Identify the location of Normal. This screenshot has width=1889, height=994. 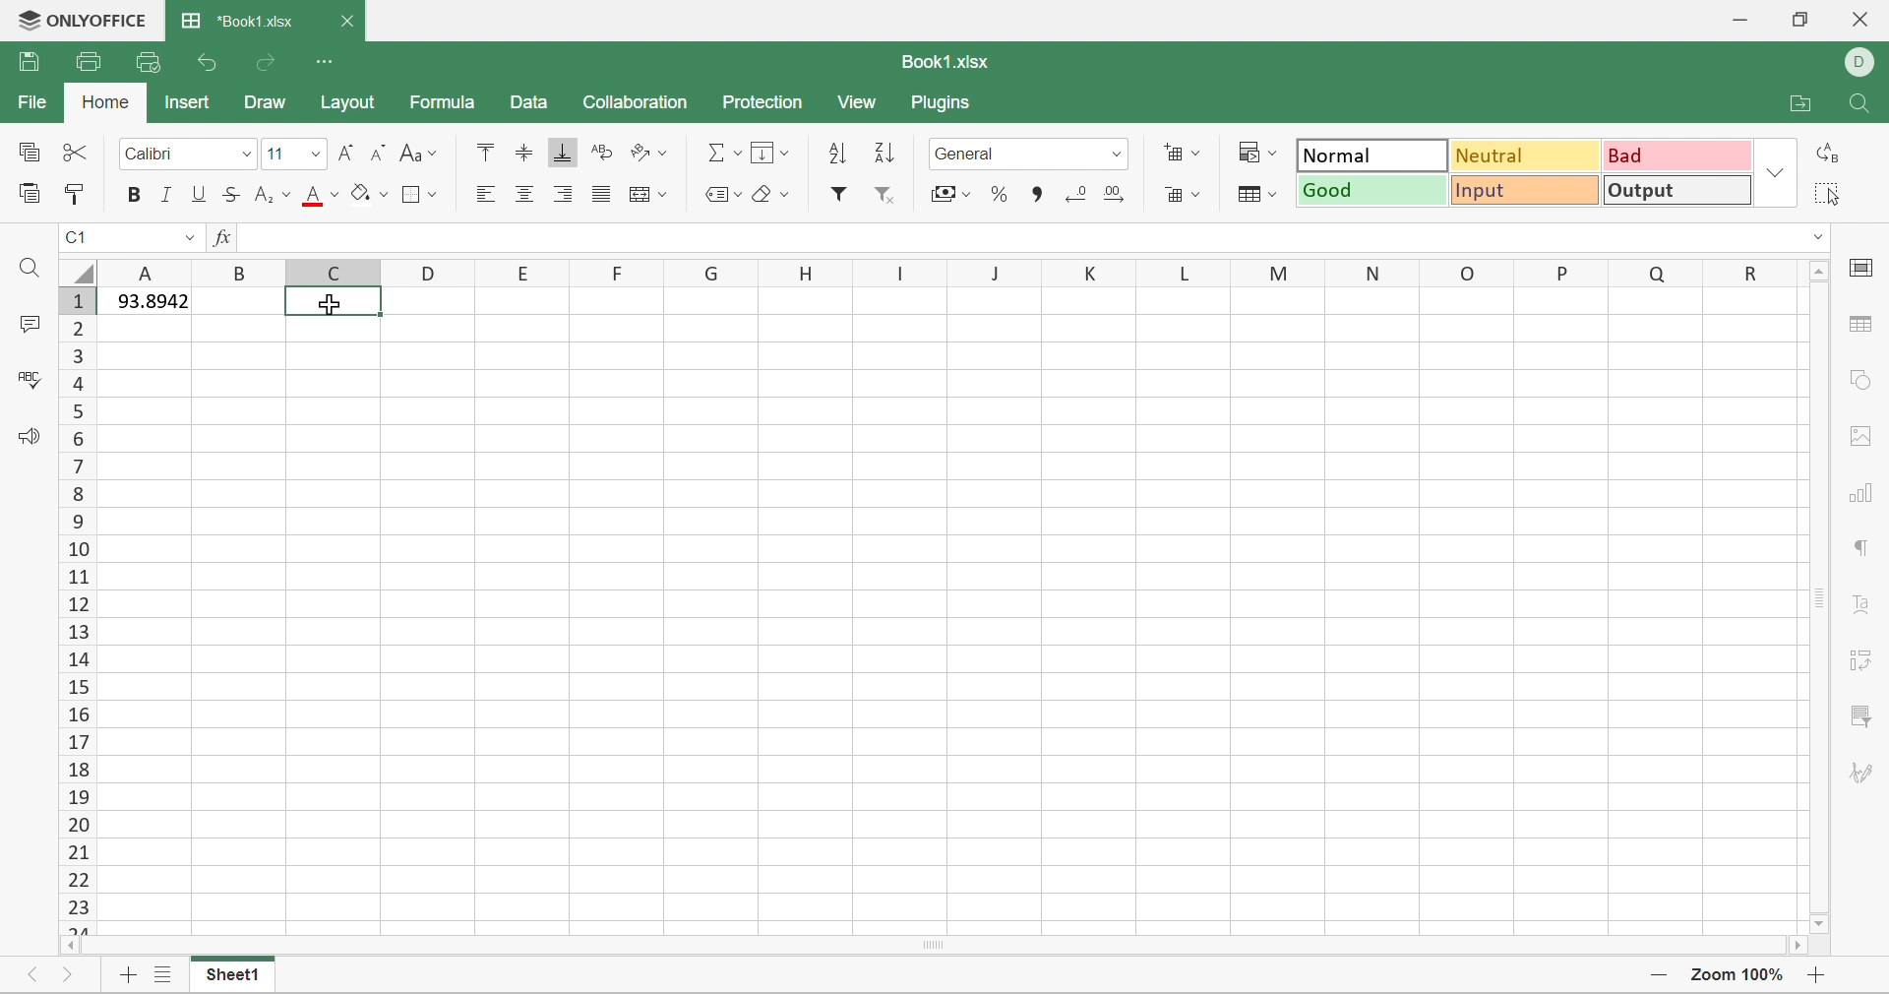
(1371, 155).